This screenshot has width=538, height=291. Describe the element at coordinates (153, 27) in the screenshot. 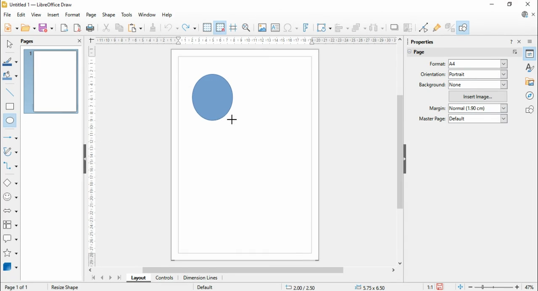

I see `clone formatting` at that location.